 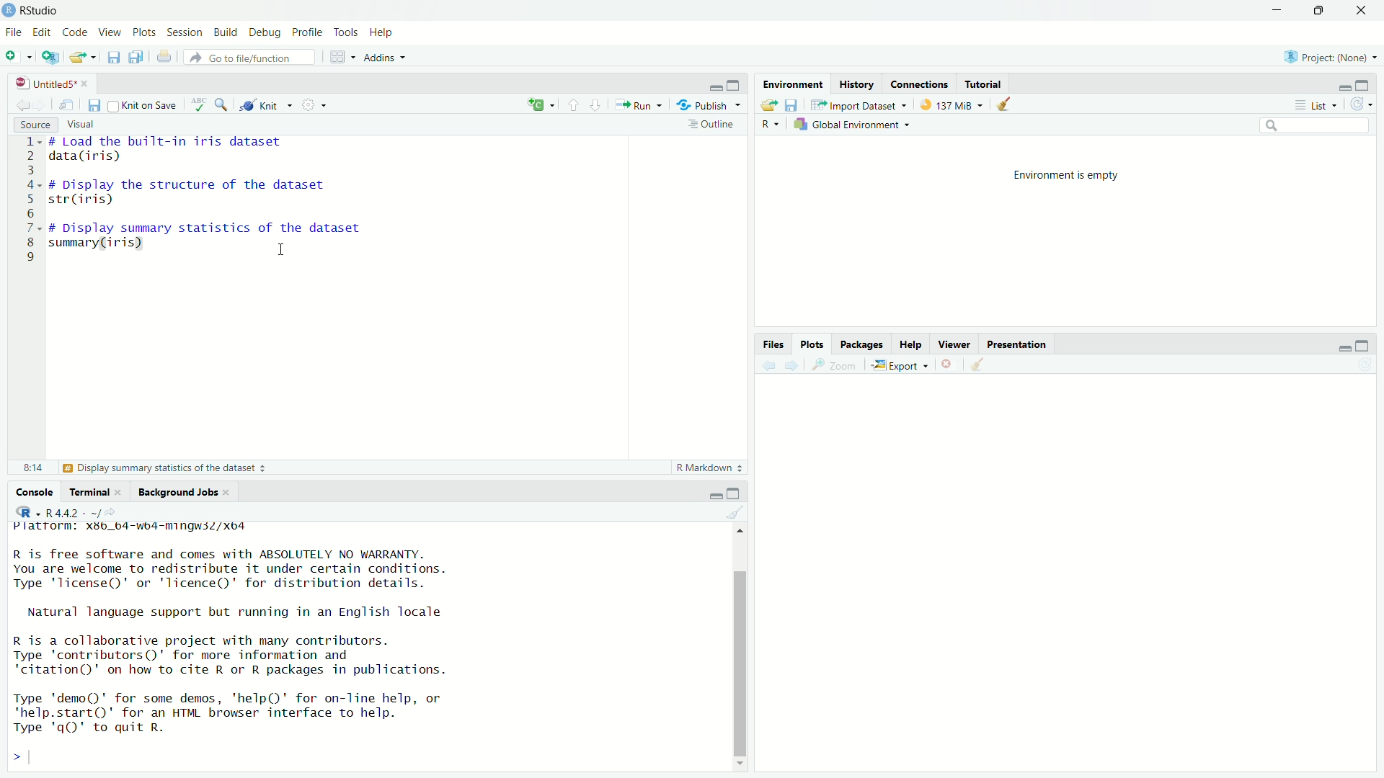 I want to click on Go to previous location, so click(x=23, y=104).